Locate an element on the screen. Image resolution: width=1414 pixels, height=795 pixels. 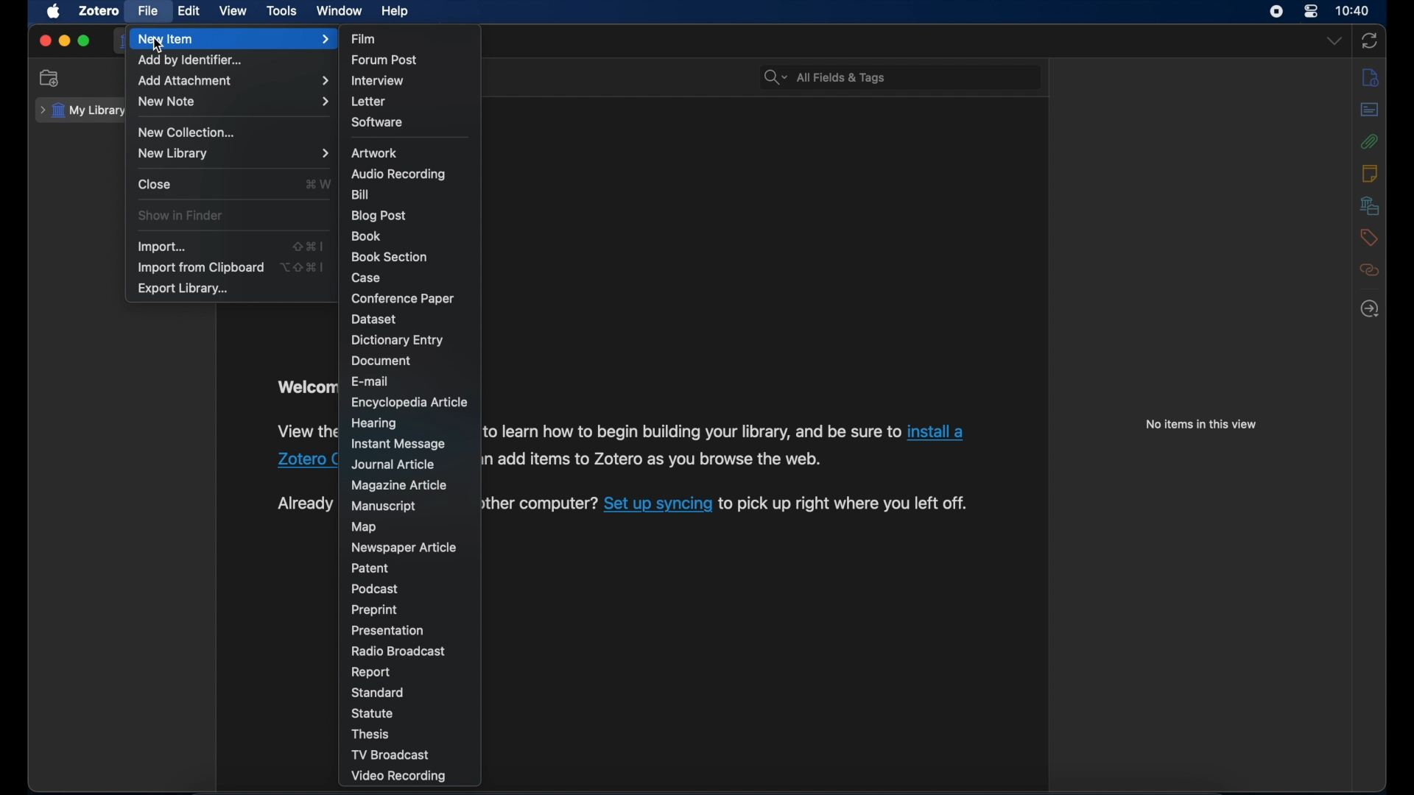
maximize is located at coordinates (84, 41).